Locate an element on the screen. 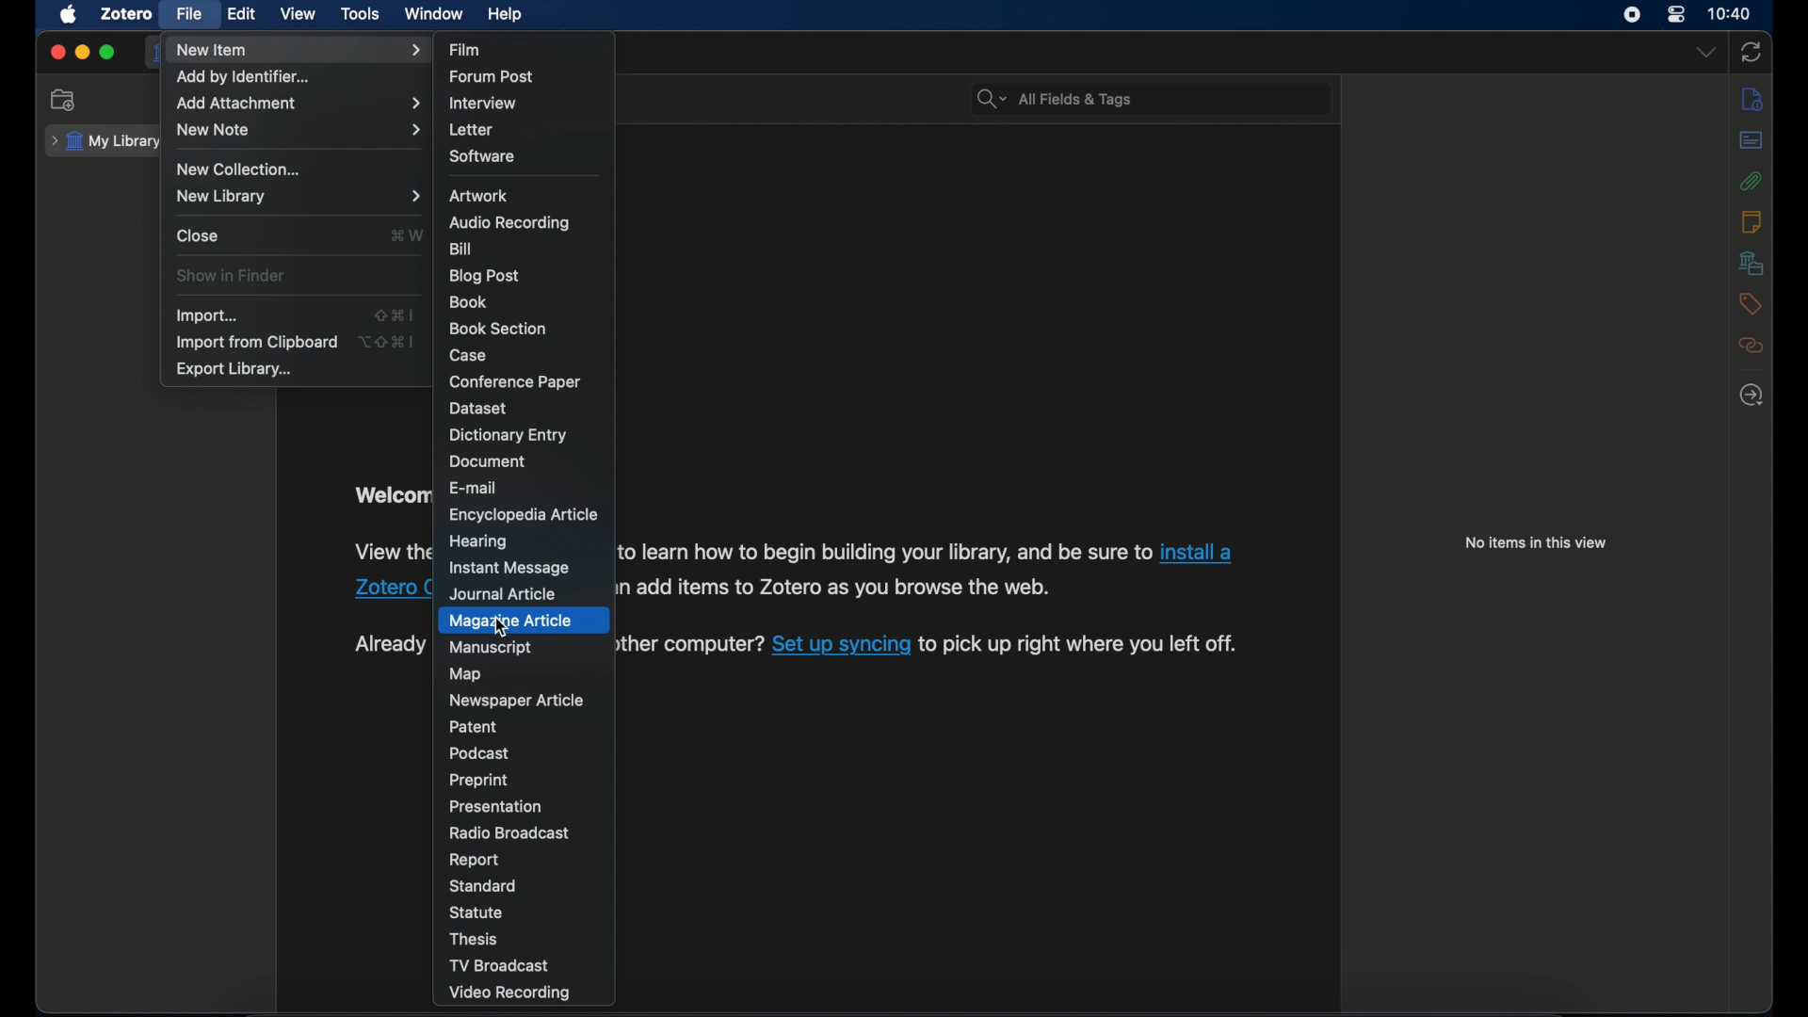 Image resolution: width=1808 pixels, height=1017 pixels. import is located at coordinates (209, 315).